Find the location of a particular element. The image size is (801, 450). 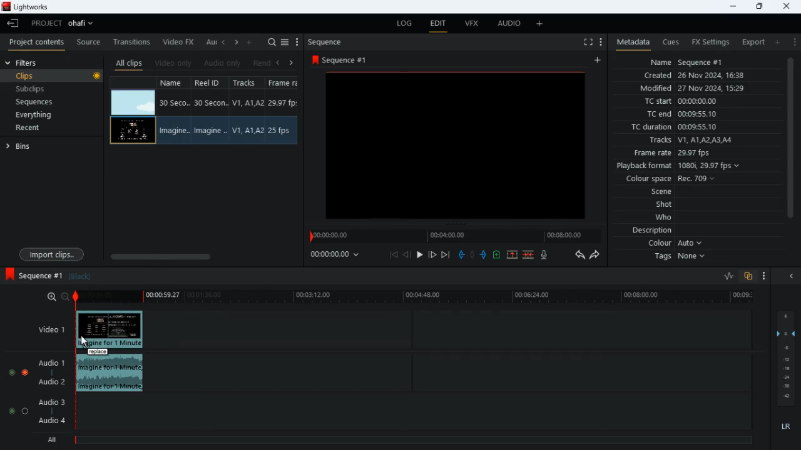

filters is located at coordinates (24, 62).